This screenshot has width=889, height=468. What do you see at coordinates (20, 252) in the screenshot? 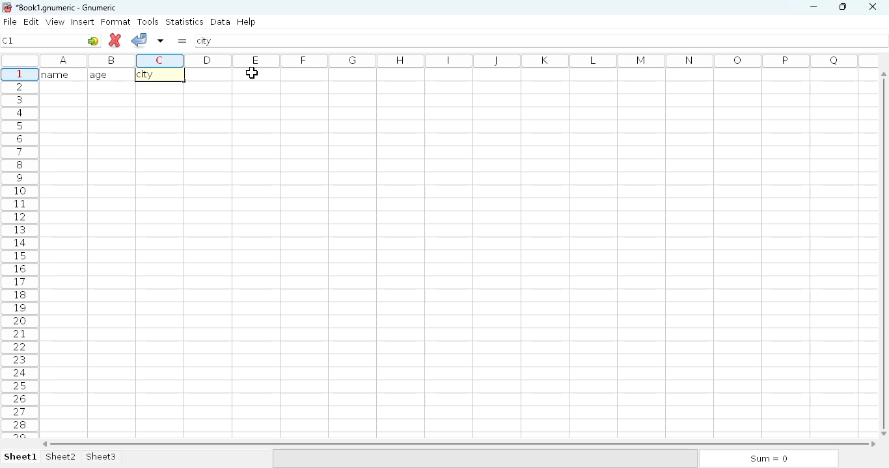
I see `rows` at bounding box center [20, 252].